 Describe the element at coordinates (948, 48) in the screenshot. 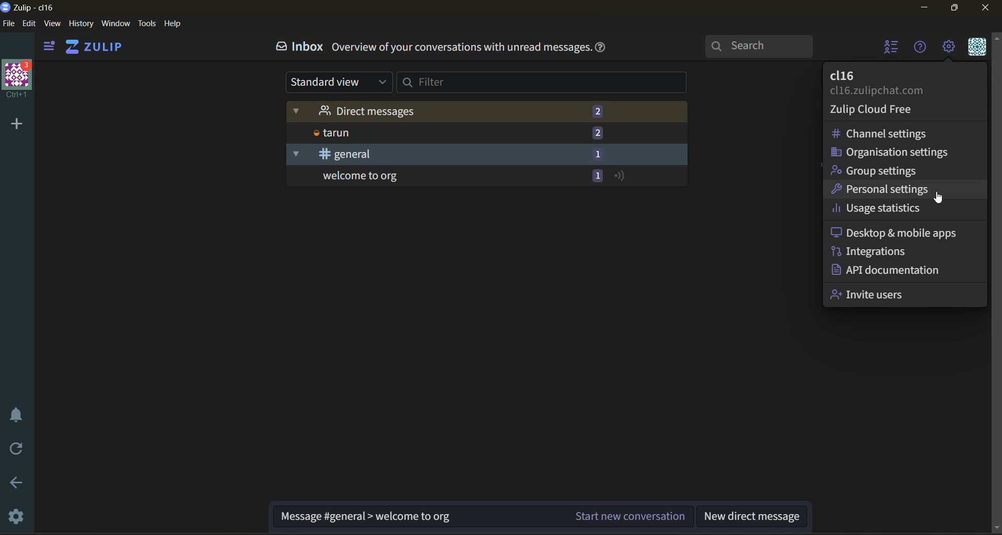

I see `settings menu` at that location.